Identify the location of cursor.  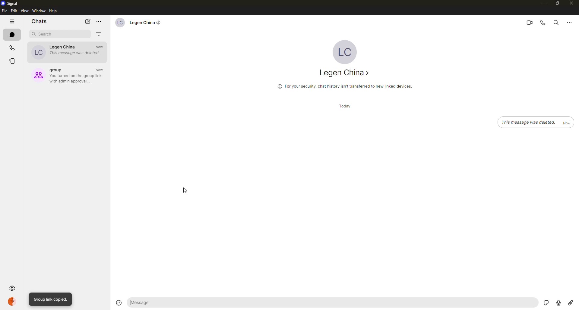
(186, 191).